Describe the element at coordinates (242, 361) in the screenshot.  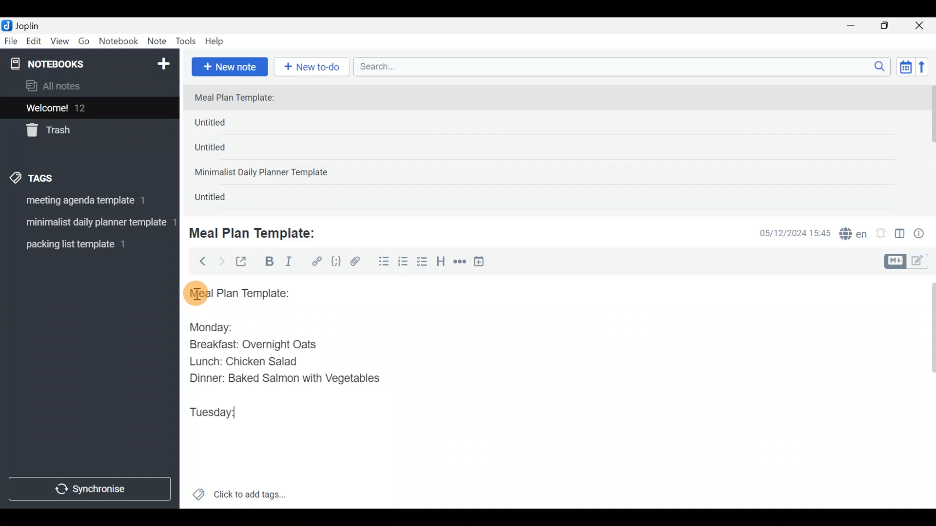
I see `Lunch: Chicken Salad` at that location.